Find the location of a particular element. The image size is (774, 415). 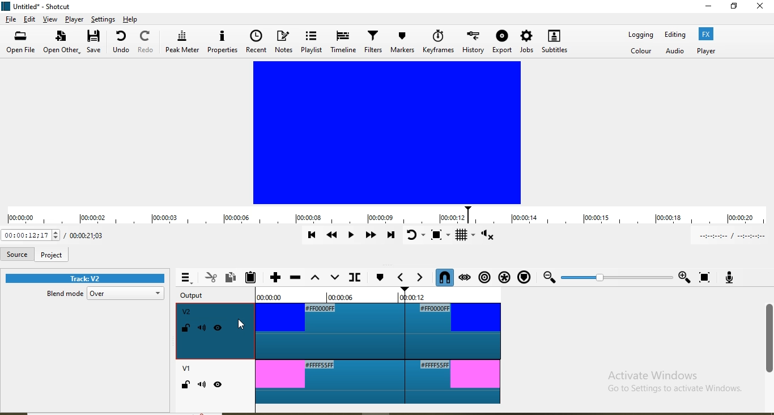

Subtitles is located at coordinates (556, 44).